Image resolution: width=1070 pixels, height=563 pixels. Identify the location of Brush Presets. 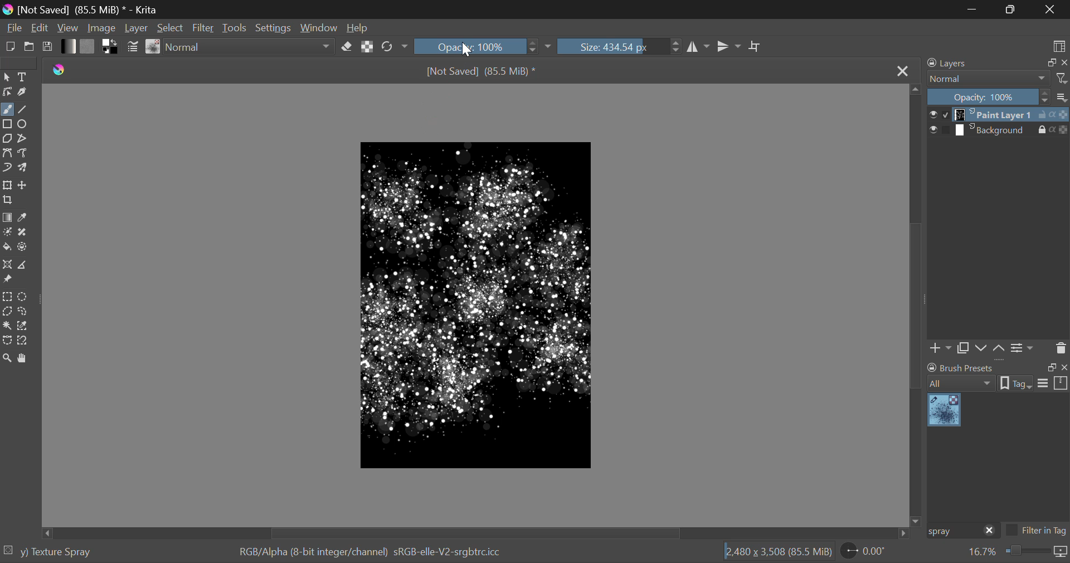
(154, 47).